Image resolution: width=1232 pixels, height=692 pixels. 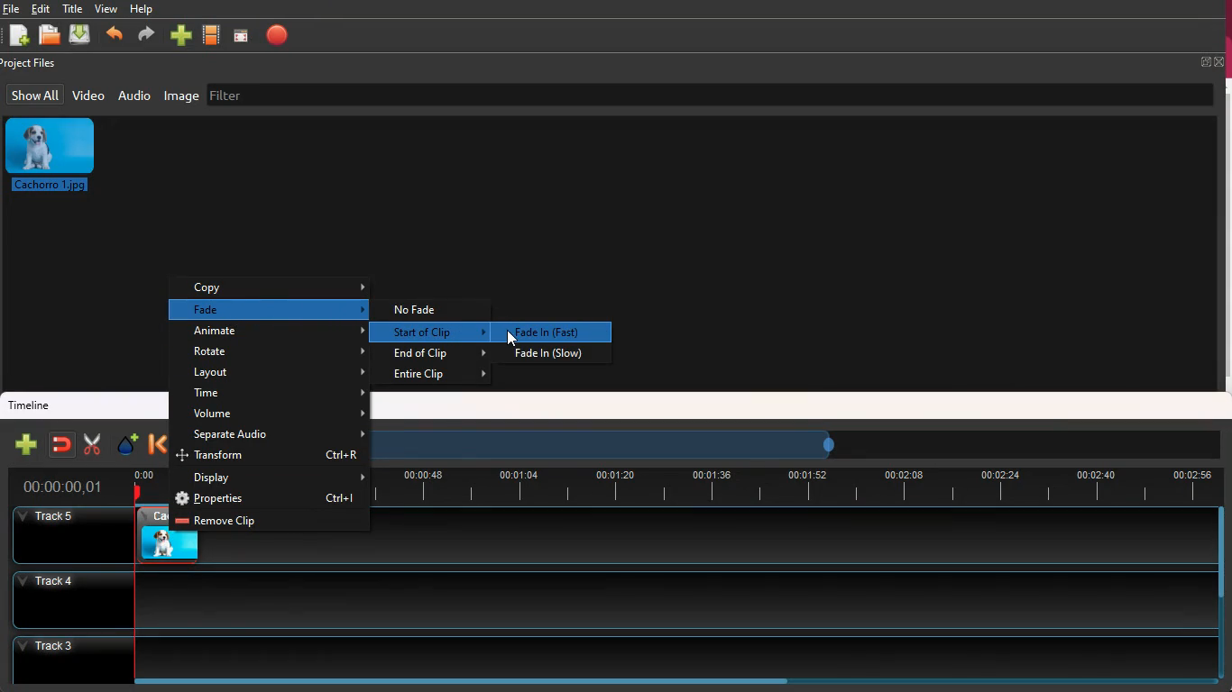 What do you see at coordinates (147, 36) in the screenshot?
I see `forward` at bounding box center [147, 36].